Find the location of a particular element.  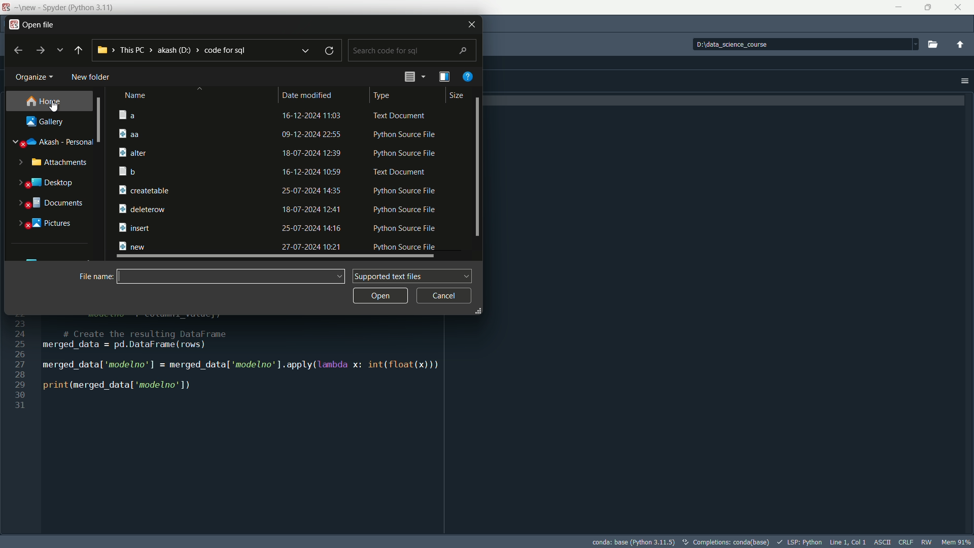

file encoding is located at coordinates (883, 541).